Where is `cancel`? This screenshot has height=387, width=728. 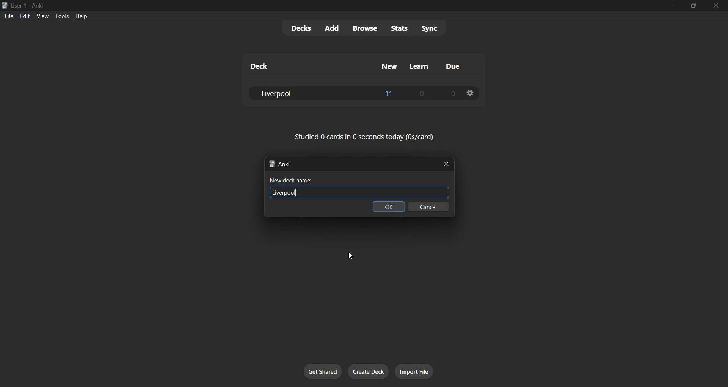
cancel is located at coordinates (428, 207).